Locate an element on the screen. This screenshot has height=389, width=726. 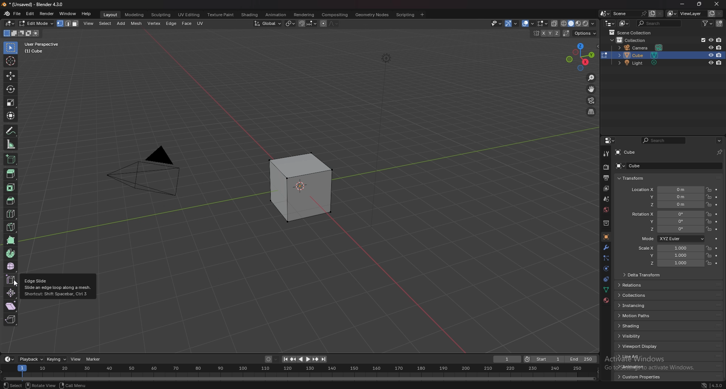
shading is located at coordinates (250, 14).